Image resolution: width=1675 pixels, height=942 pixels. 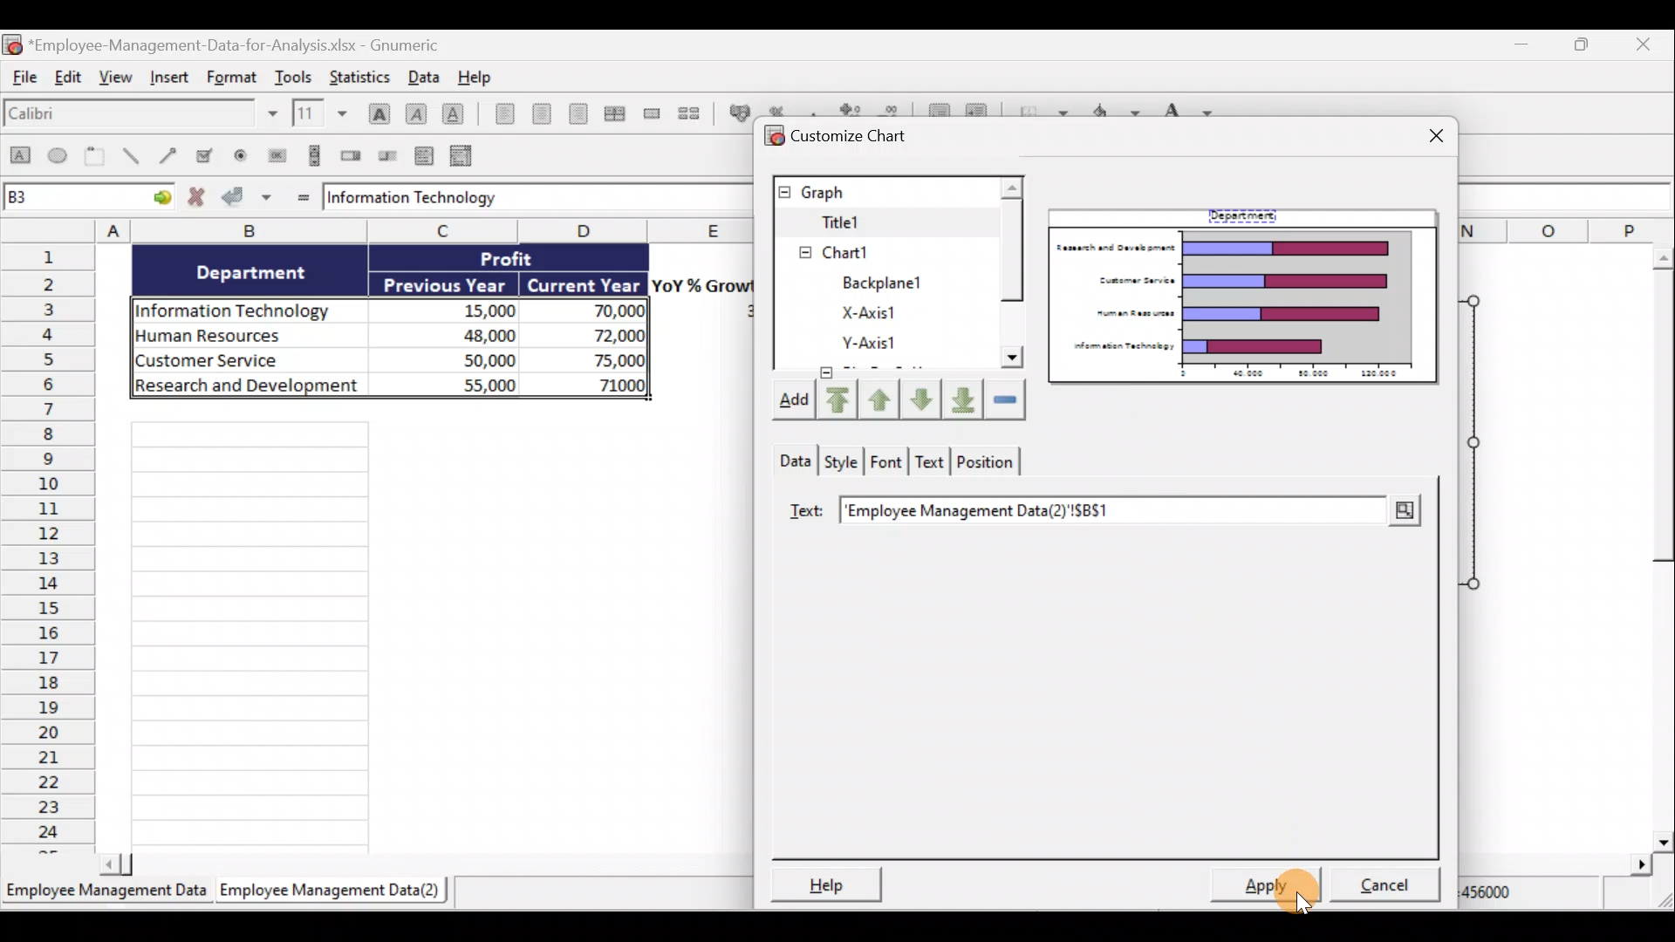 What do you see at coordinates (303, 198) in the screenshot?
I see `Enter formula` at bounding box center [303, 198].